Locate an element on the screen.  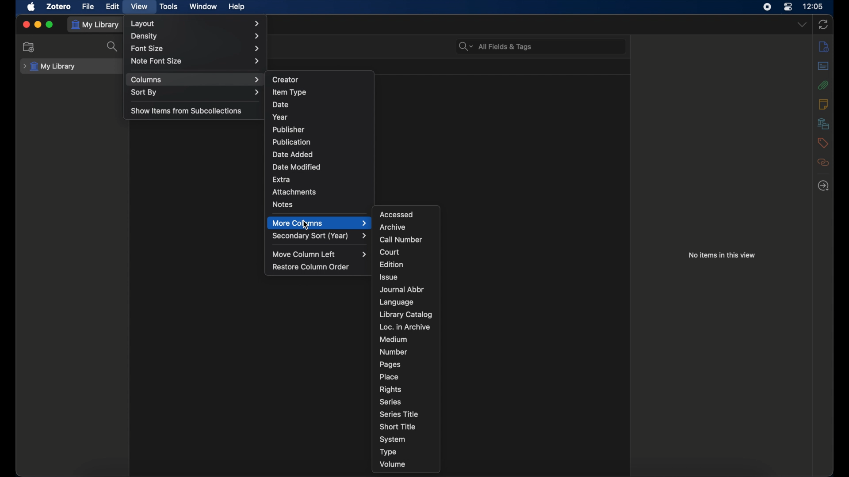
columns is located at coordinates (196, 79).